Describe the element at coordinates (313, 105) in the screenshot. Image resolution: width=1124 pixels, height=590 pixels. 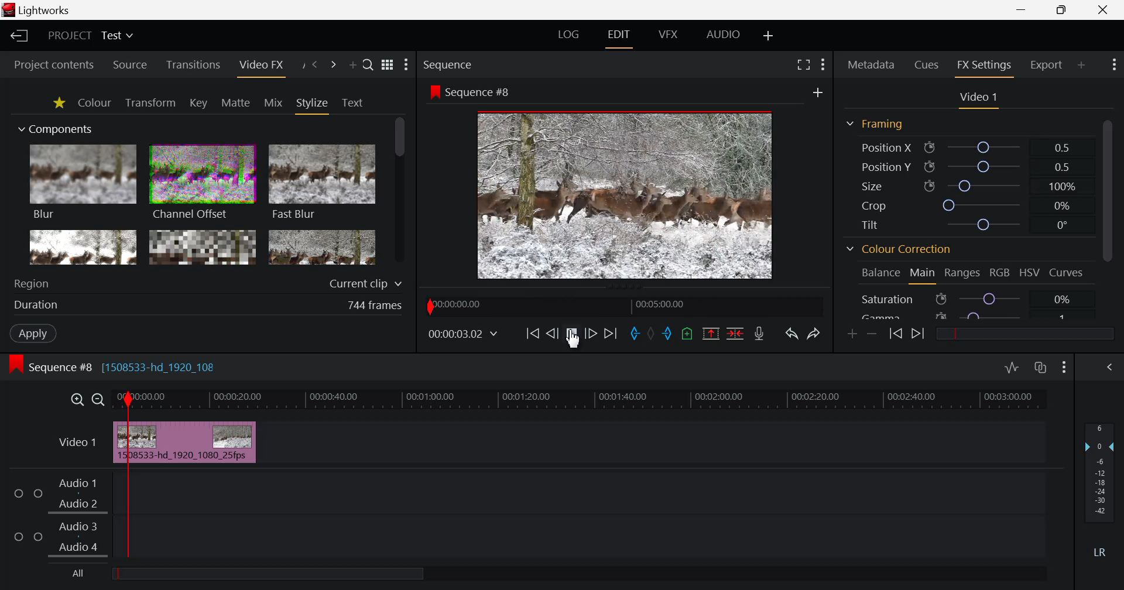
I see `Stylize` at that location.